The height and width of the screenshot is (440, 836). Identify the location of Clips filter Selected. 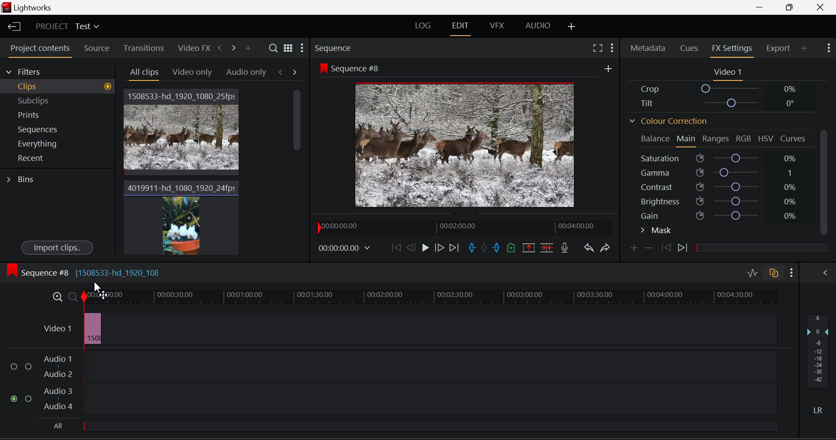
(64, 87).